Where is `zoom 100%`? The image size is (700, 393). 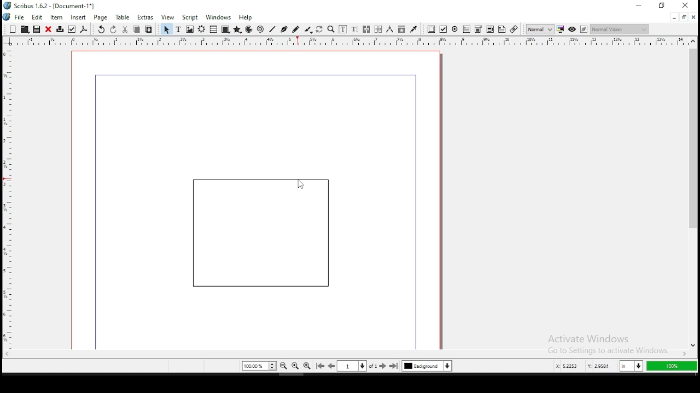
zoom 100% is located at coordinates (295, 366).